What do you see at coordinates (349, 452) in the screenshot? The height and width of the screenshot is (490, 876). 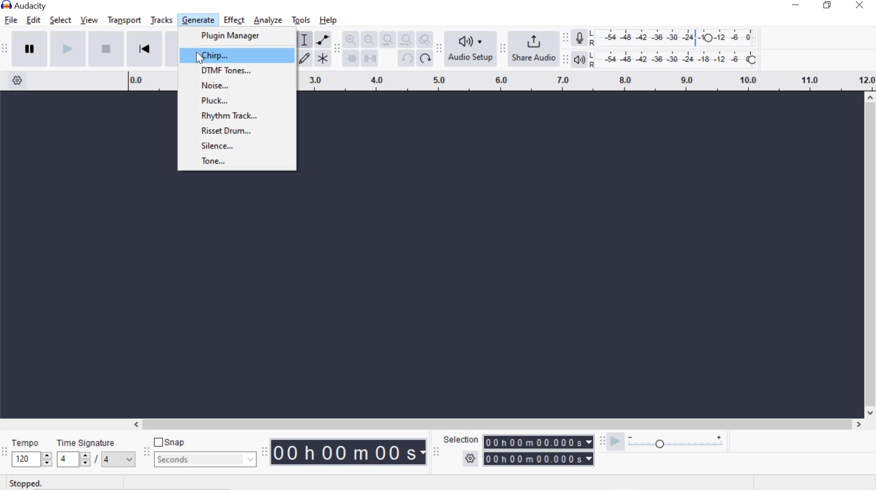 I see `time` at bounding box center [349, 452].